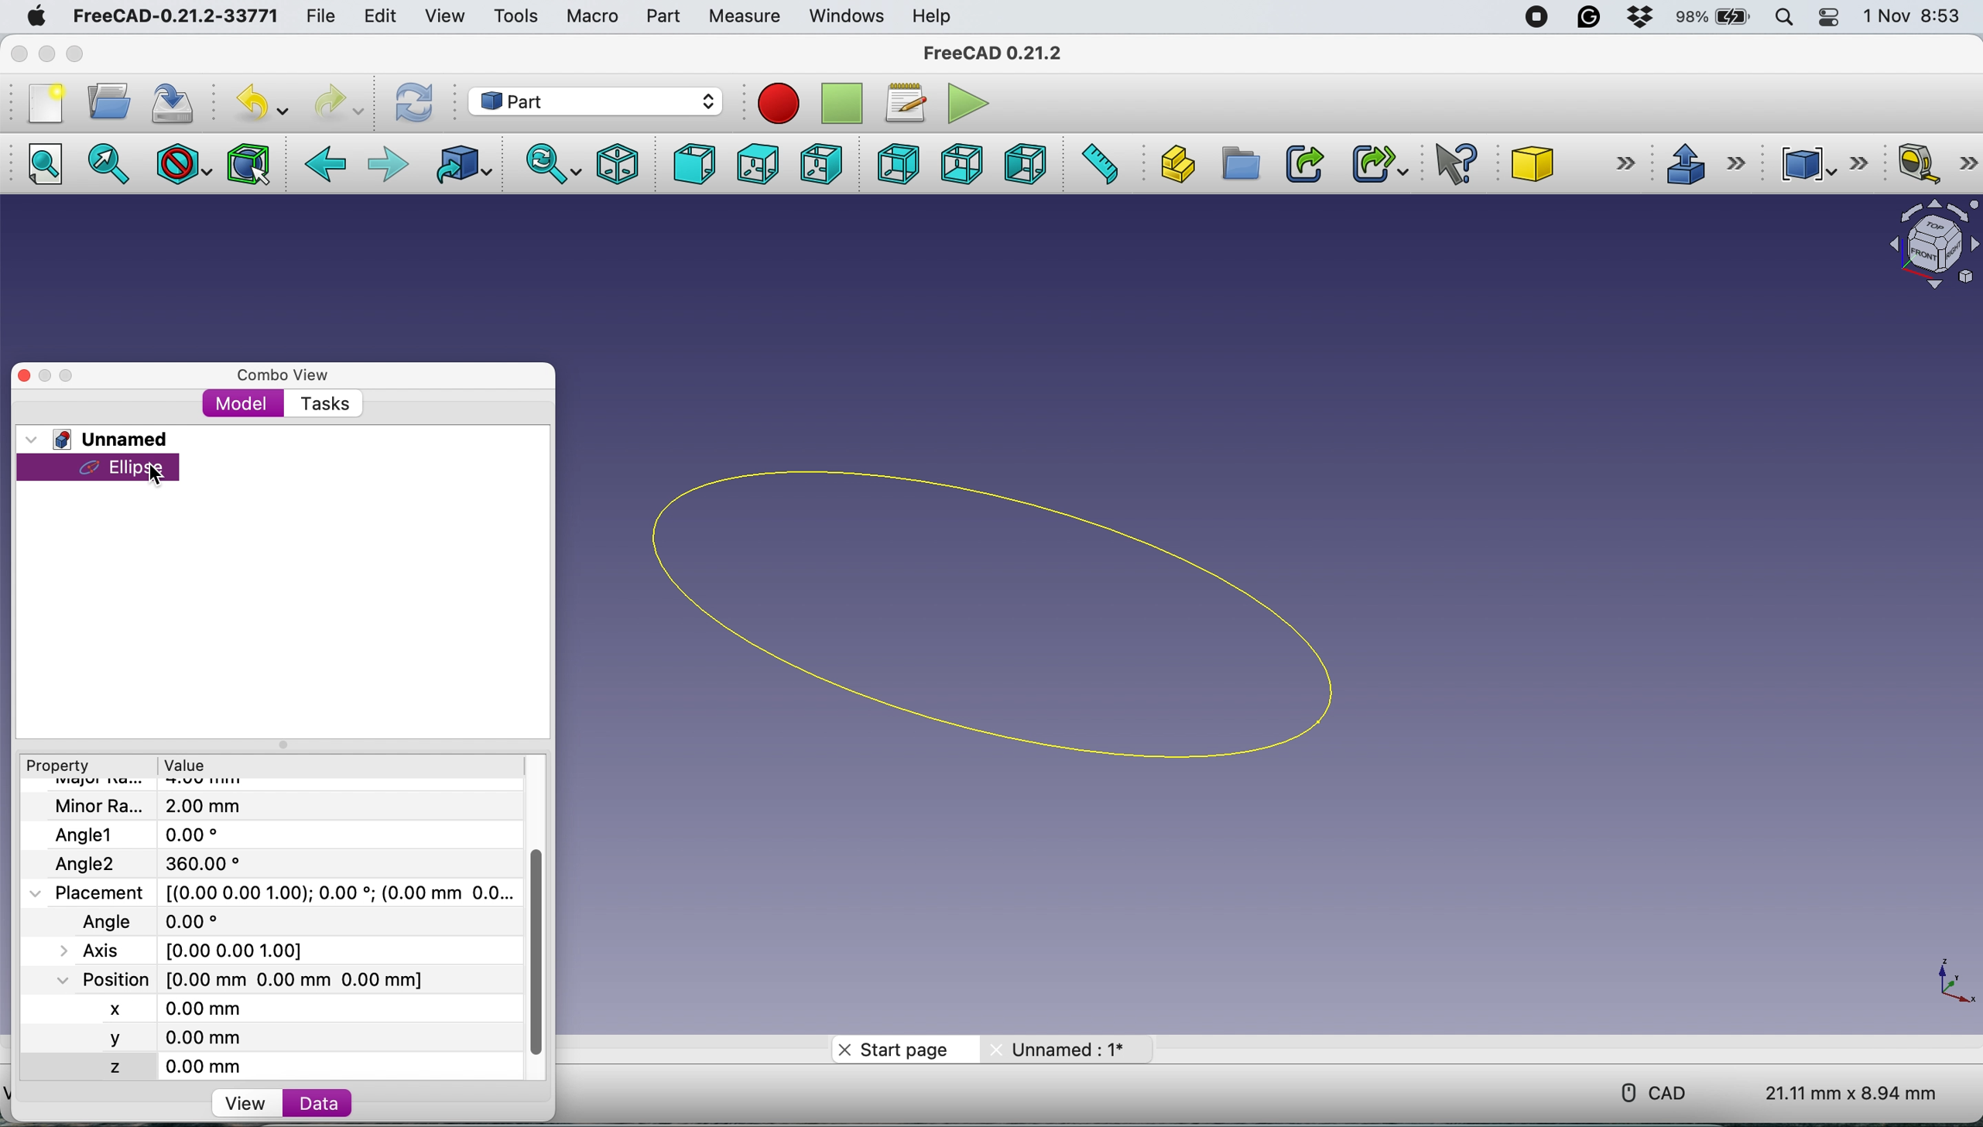 This screenshot has height=1127, width=1983. Describe the element at coordinates (246, 405) in the screenshot. I see `model` at that location.